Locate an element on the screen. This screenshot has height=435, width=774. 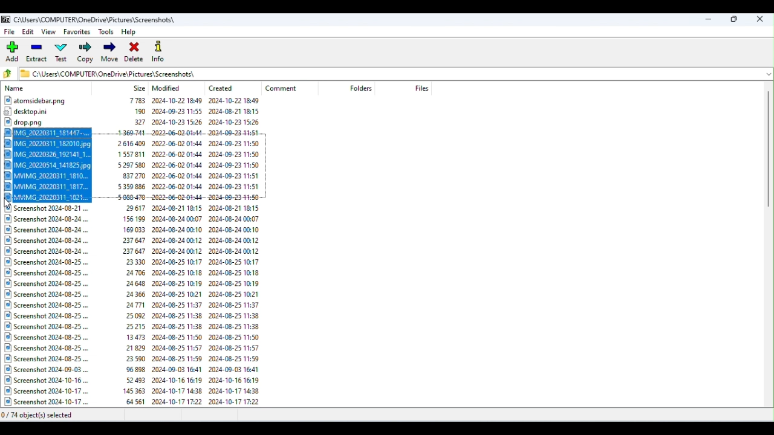
Close is located at coordinates (761, 19).